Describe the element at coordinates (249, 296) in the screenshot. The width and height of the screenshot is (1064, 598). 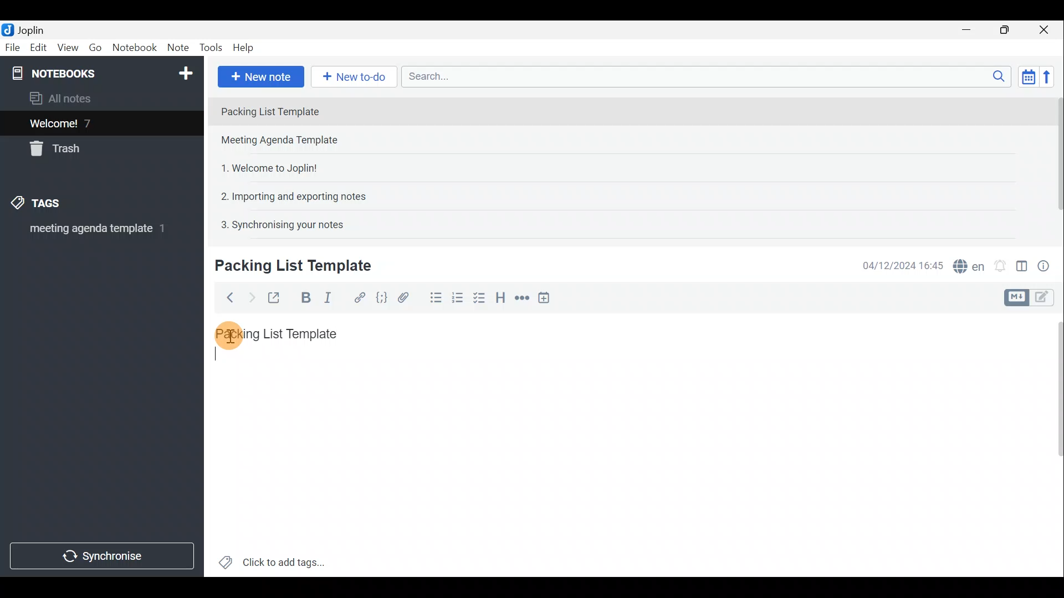
I see `Forward` at that location.